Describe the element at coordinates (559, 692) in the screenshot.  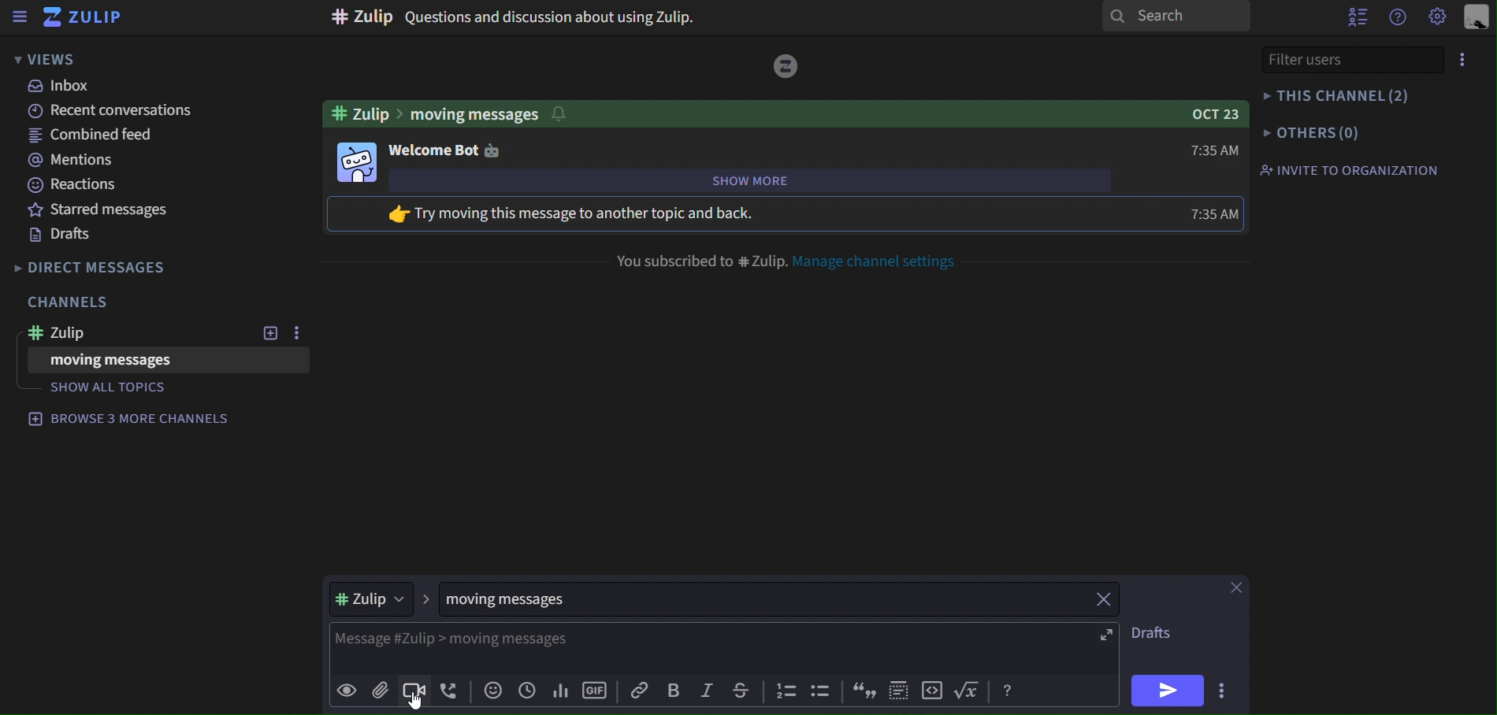
I see `add poll` at that location.